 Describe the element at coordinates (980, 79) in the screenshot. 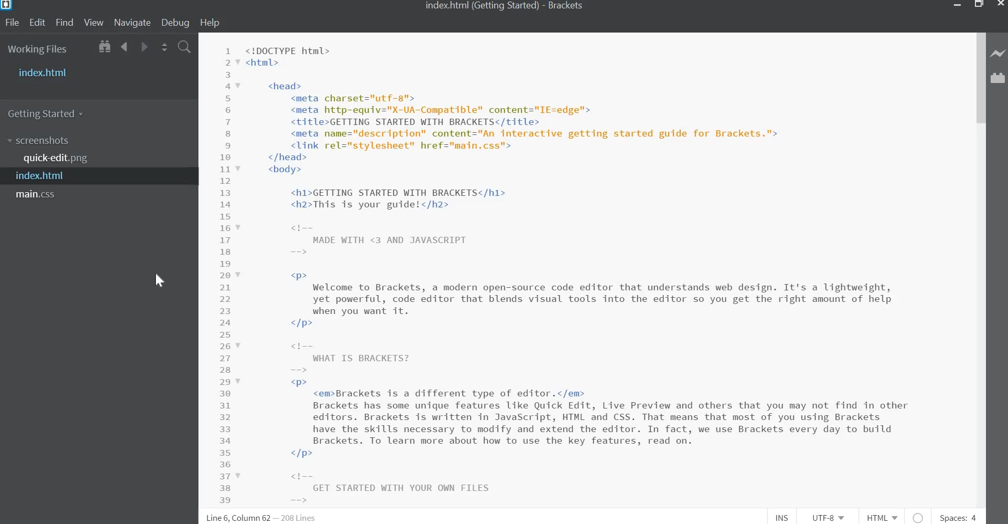

I see `Vertical Scroll bar` at that location.